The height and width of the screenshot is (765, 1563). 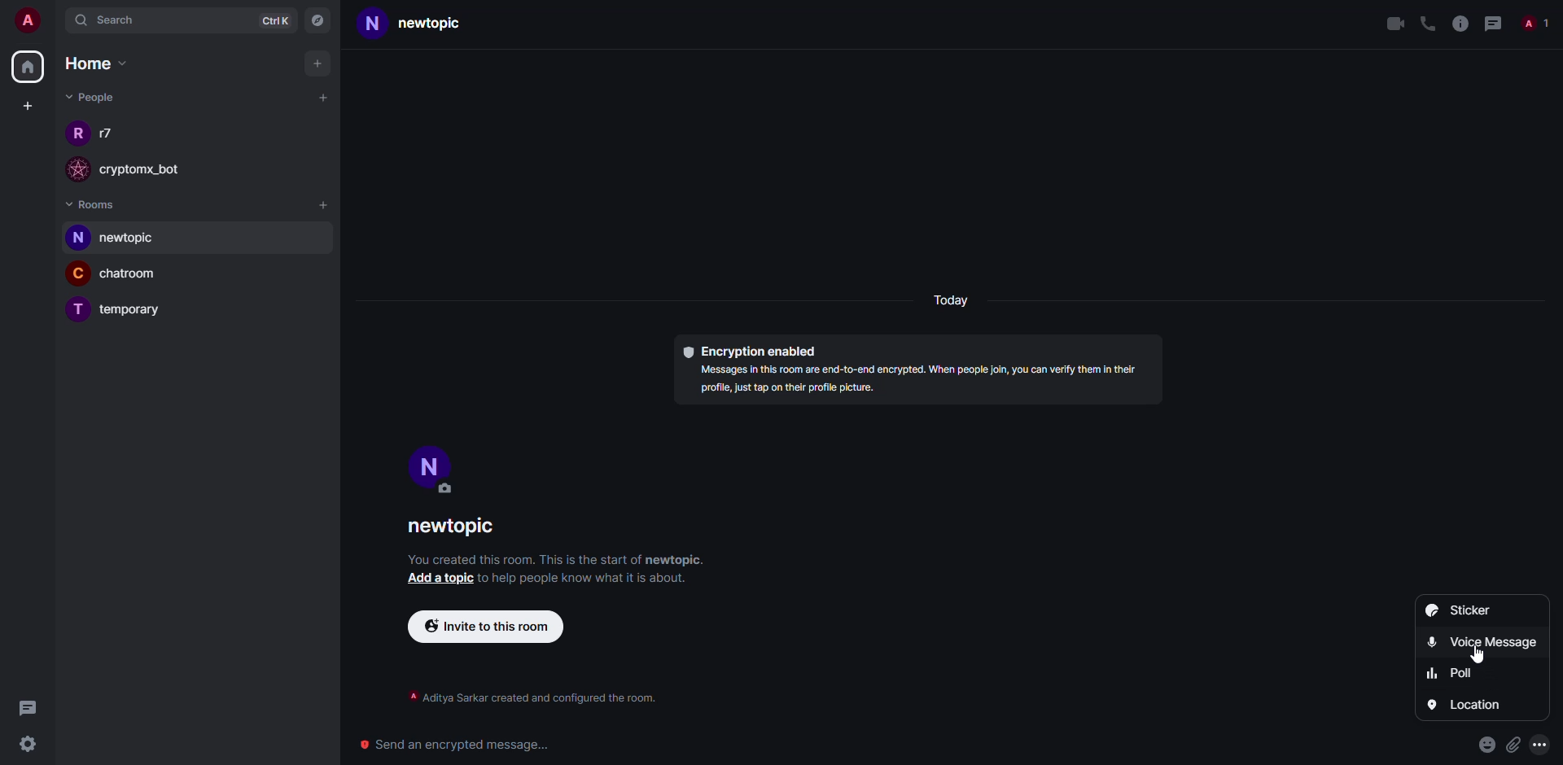 What do you see at coordinates (27, 707) in the screenshot?
I see `threads` at bounding box center [27, 707].